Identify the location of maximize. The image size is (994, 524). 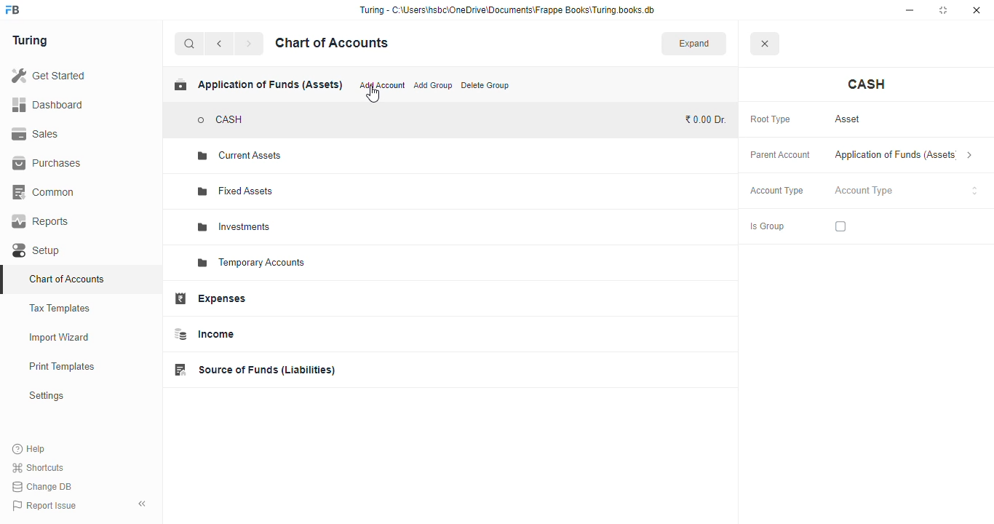
(943, 10).